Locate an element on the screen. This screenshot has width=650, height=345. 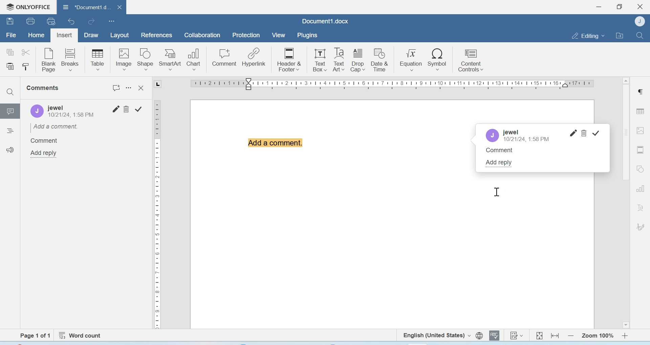
Copy style is located at coordinates (25, 67).